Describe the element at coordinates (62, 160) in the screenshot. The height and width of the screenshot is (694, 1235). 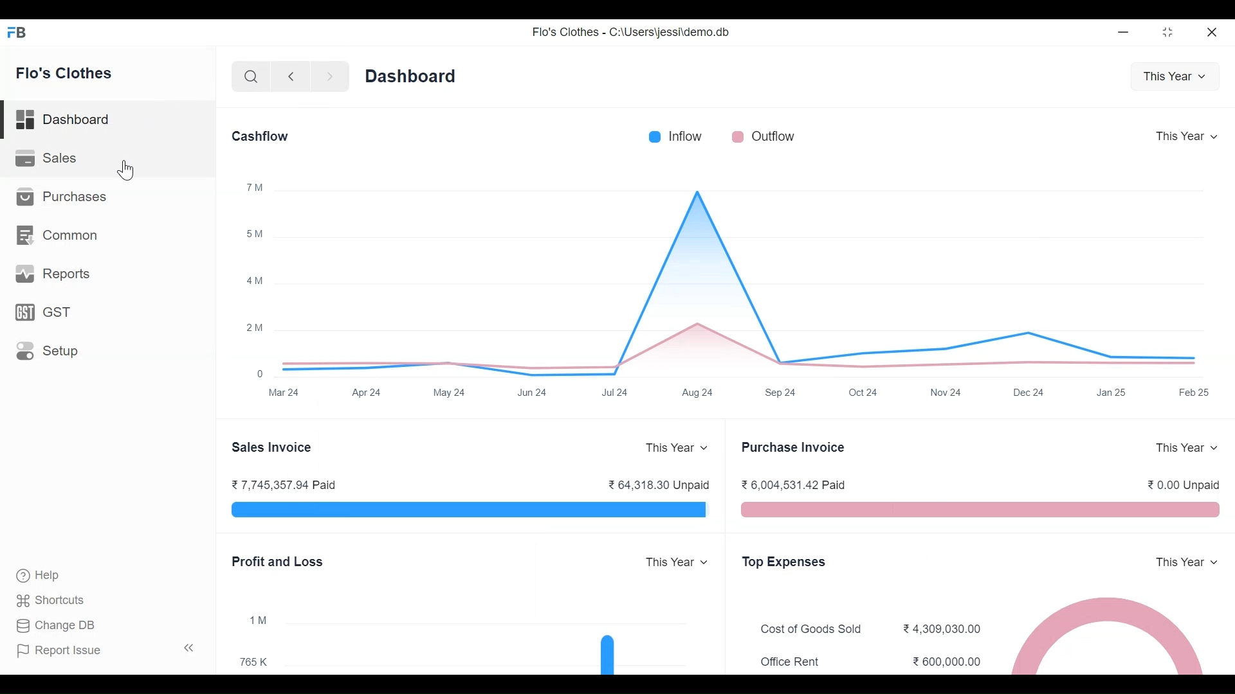
I see `Sales` at that location.